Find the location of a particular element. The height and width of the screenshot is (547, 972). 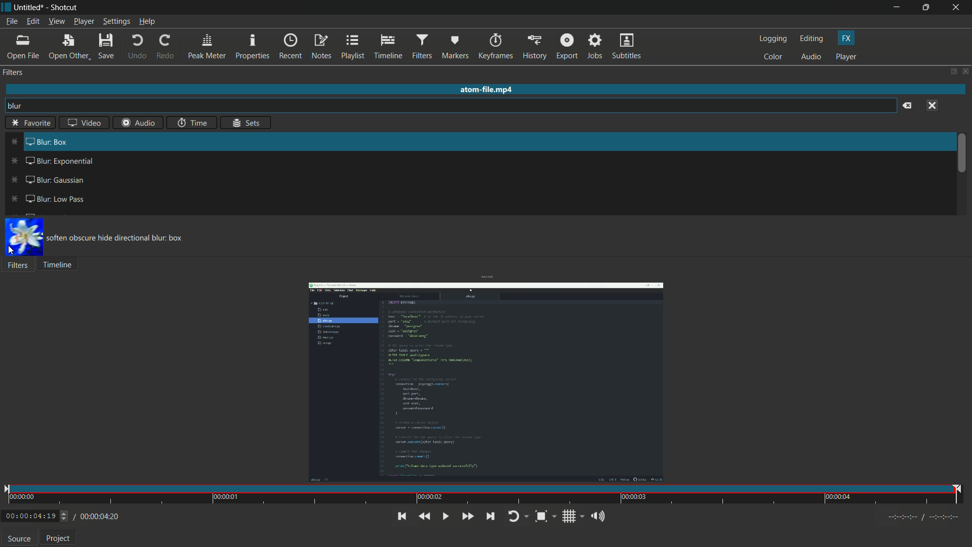

file menu is located at coordinates (12, 23).